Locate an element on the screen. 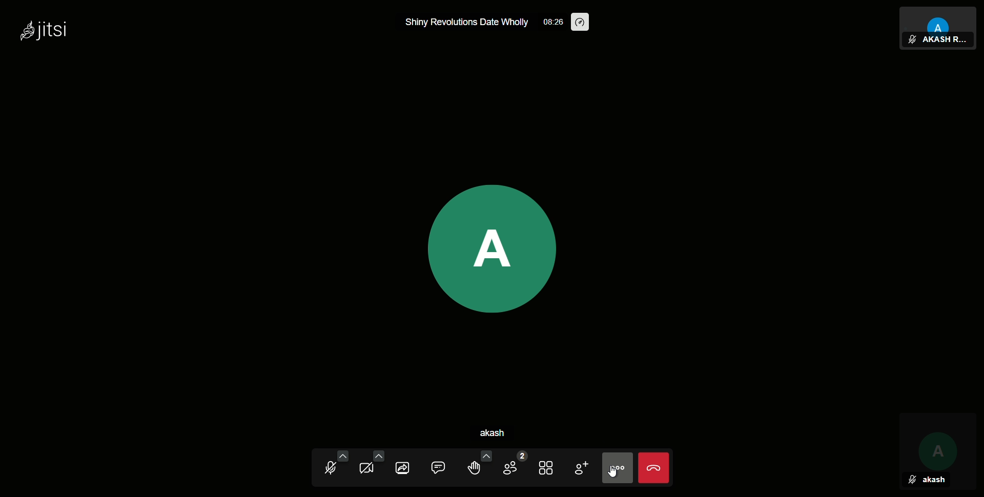 This screenshot has width=984, height=497. iNITIAL is located at coordinates (937, 442).